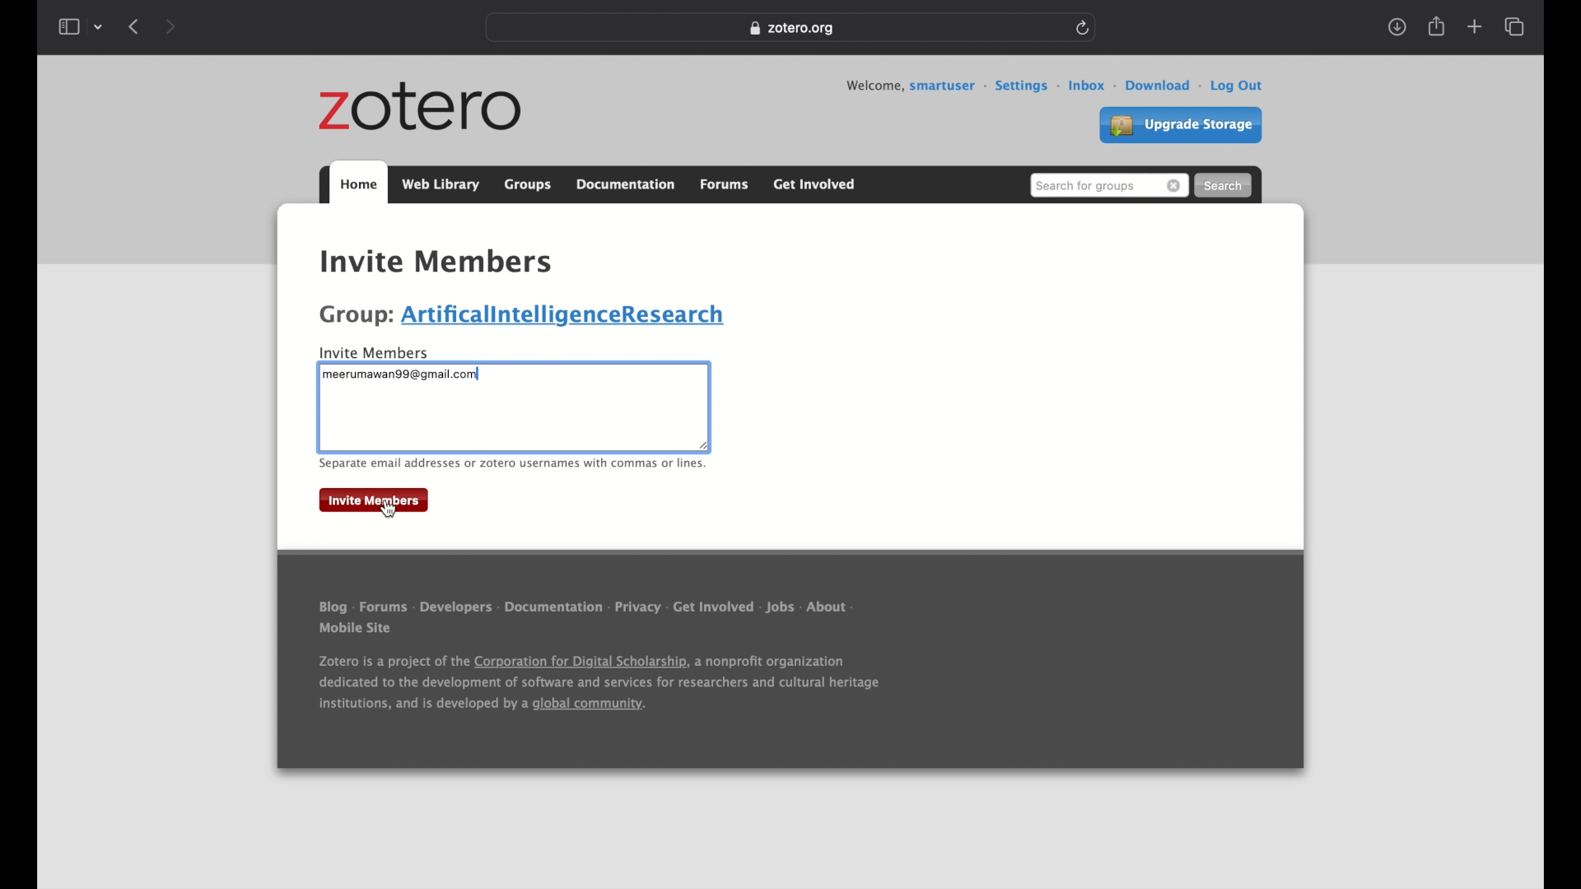 The image size is (1581, 889). What do you see at coordinates (1438, 27) in the screenshot?
I see `share tab` at bounding box center [1438, 27].